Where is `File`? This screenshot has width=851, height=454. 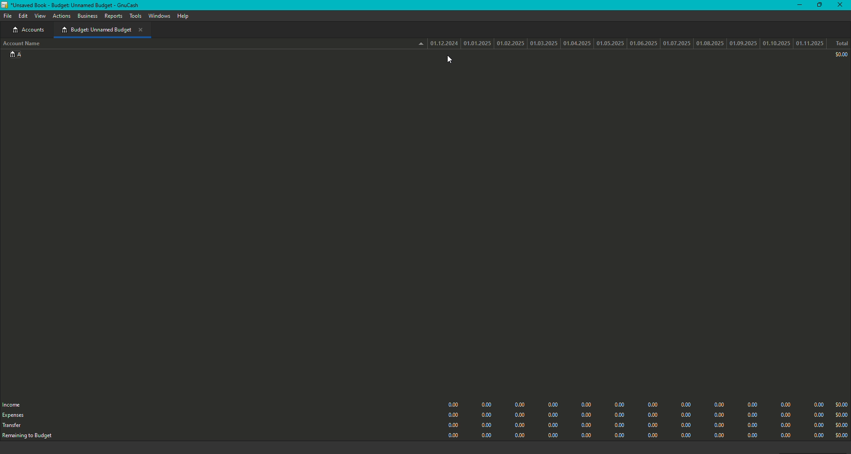 File is located at coordinates (7, 16).